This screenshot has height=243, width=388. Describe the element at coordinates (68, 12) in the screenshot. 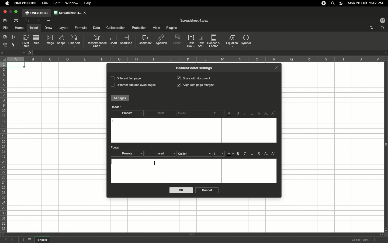

I see `Spreadsheet tab` at that location.